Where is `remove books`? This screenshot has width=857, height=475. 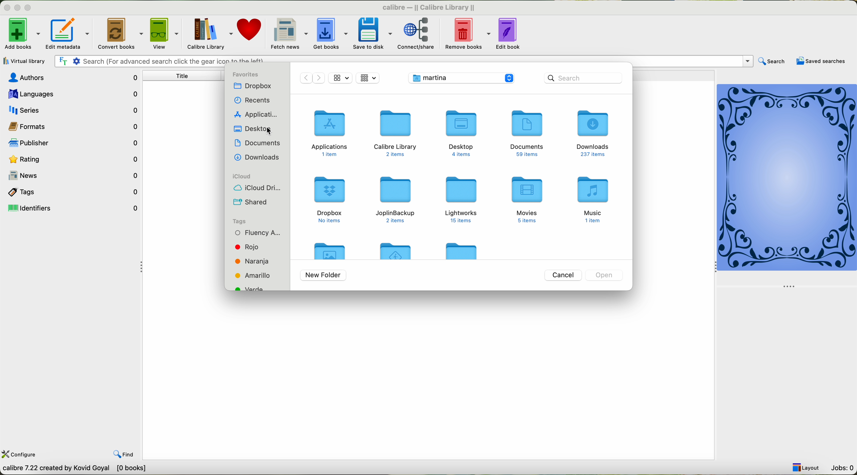 remove books is located at coordinates (468, 34).